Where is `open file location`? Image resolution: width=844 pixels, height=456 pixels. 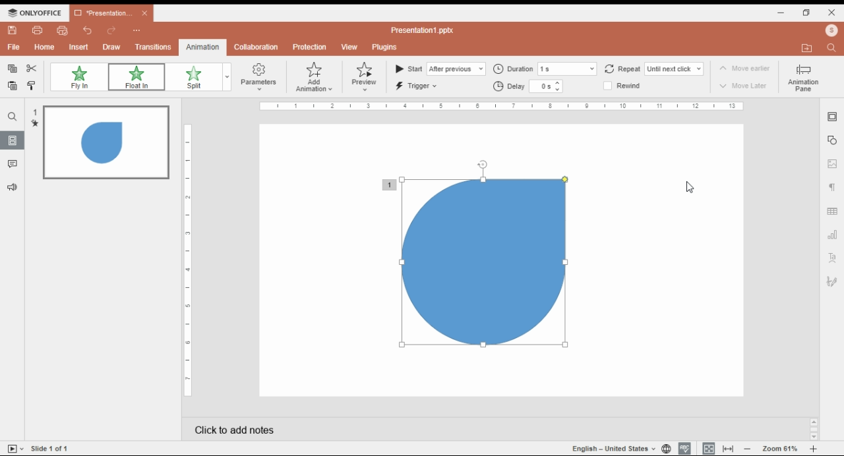 open file location is located at coordinates (831, 31).